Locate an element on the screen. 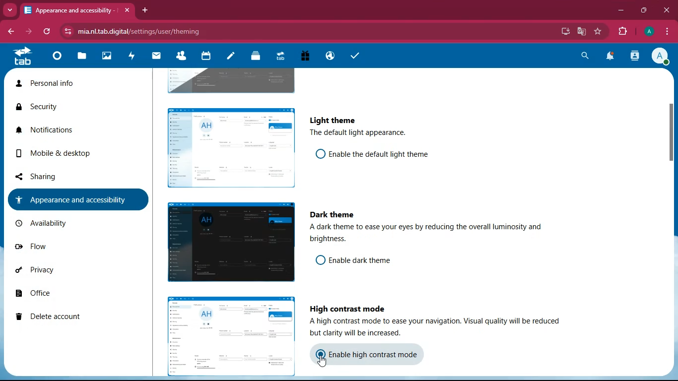  description is located at coordinates (439, 235).